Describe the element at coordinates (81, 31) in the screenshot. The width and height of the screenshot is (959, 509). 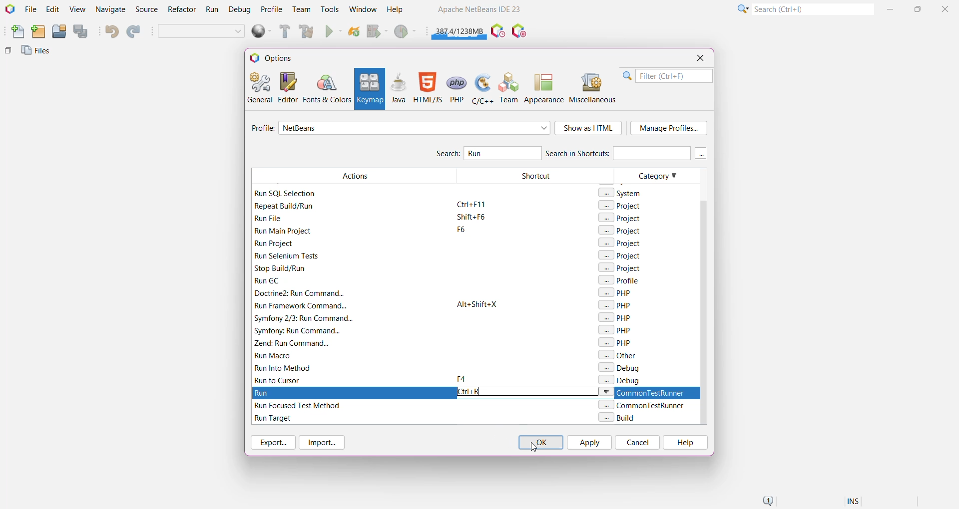
I see `Save All` at that location.